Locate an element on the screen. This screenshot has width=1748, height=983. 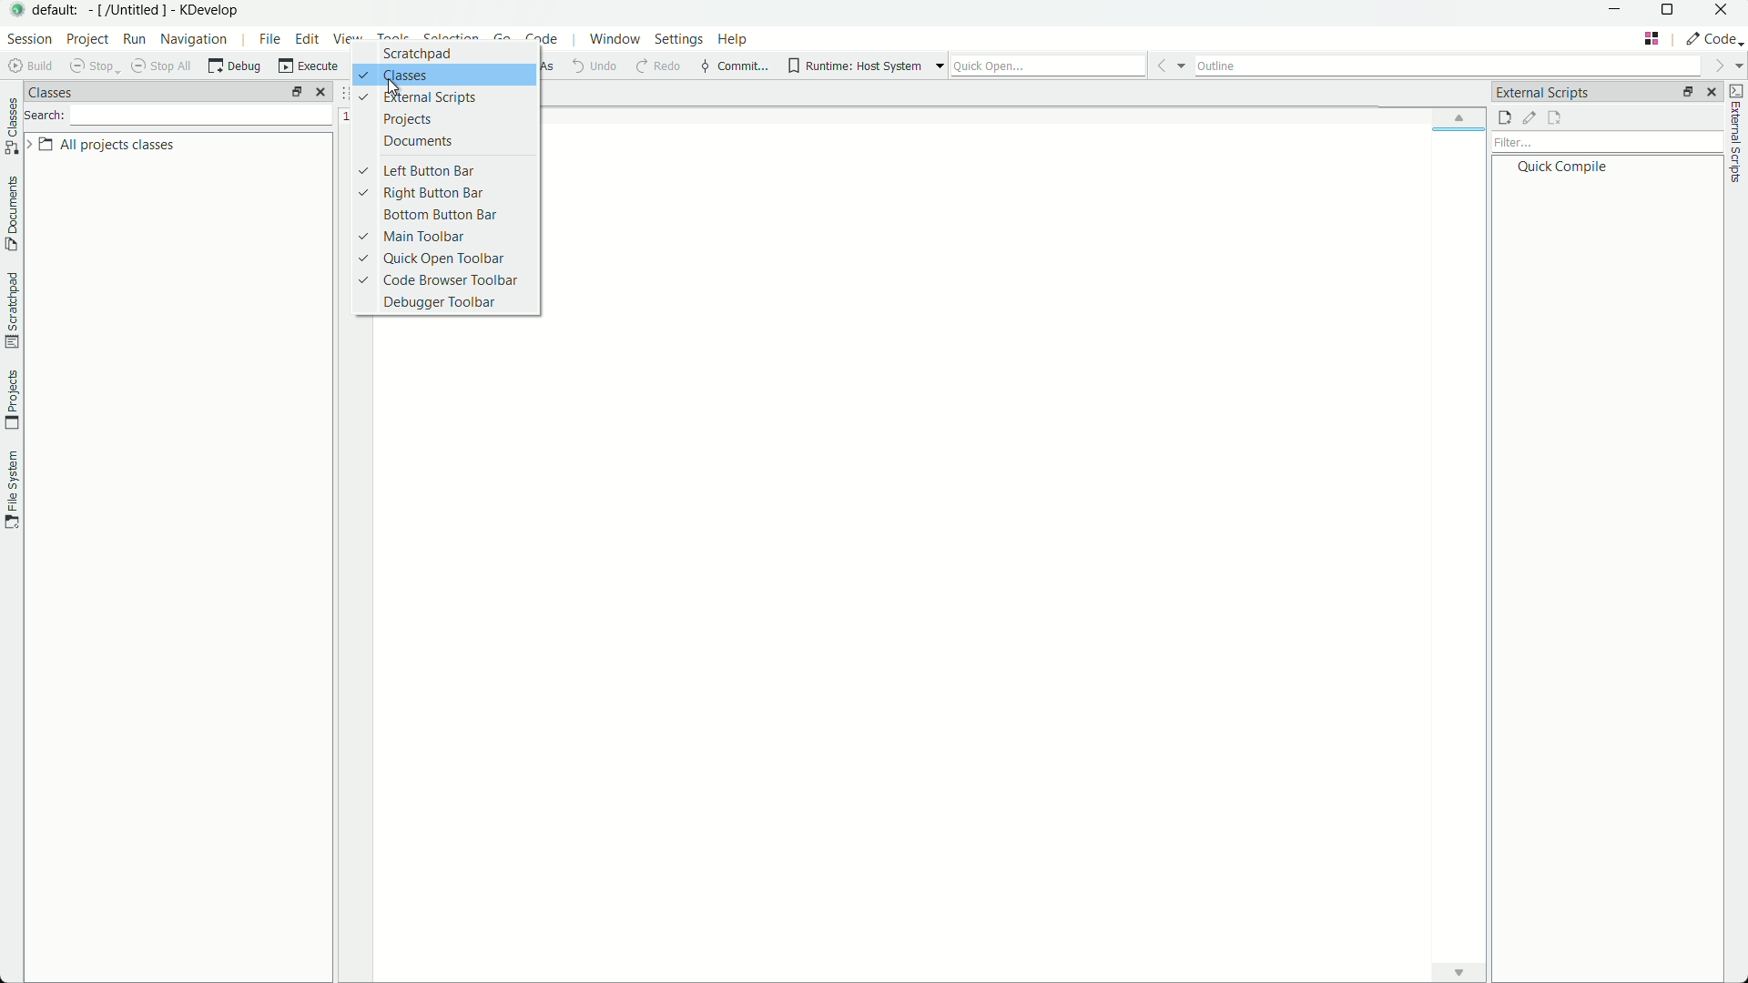
classes is located at coordinates (446, 78).